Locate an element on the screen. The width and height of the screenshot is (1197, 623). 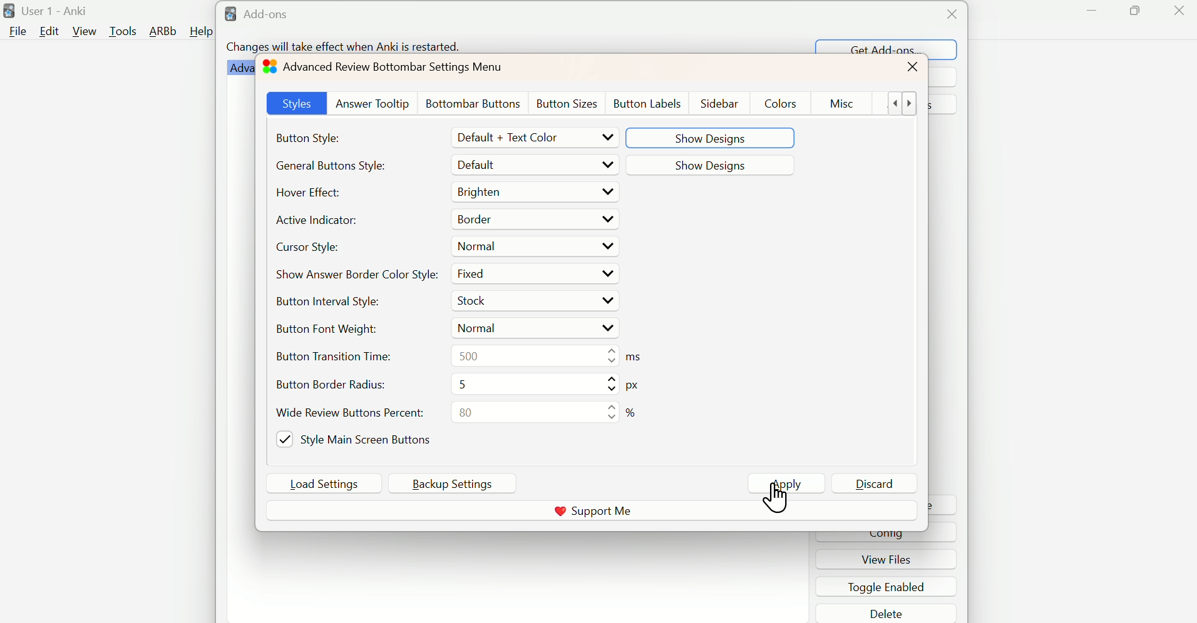
Tools is located at coordinates (124, 31).